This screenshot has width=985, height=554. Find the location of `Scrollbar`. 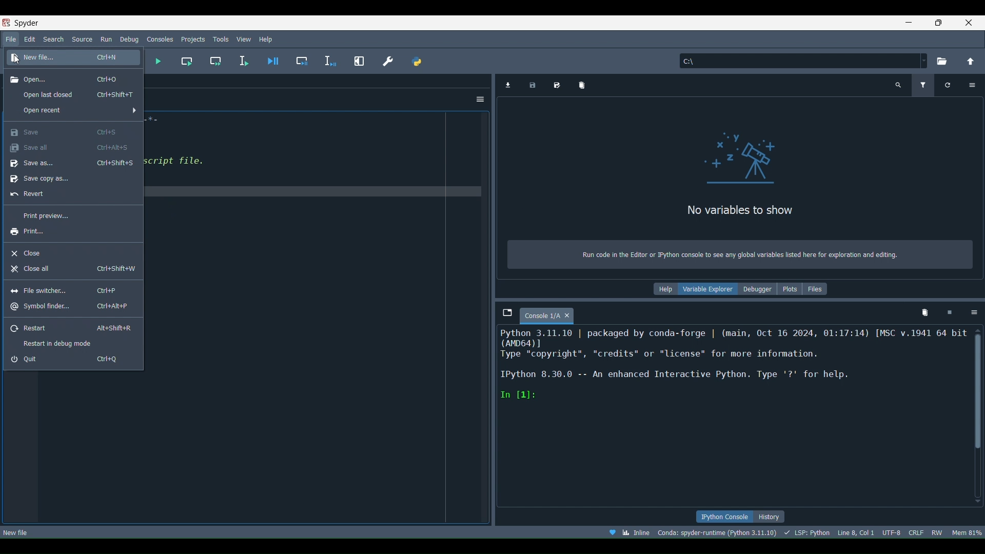

Scrollbar is located at coordinates (979, 387).